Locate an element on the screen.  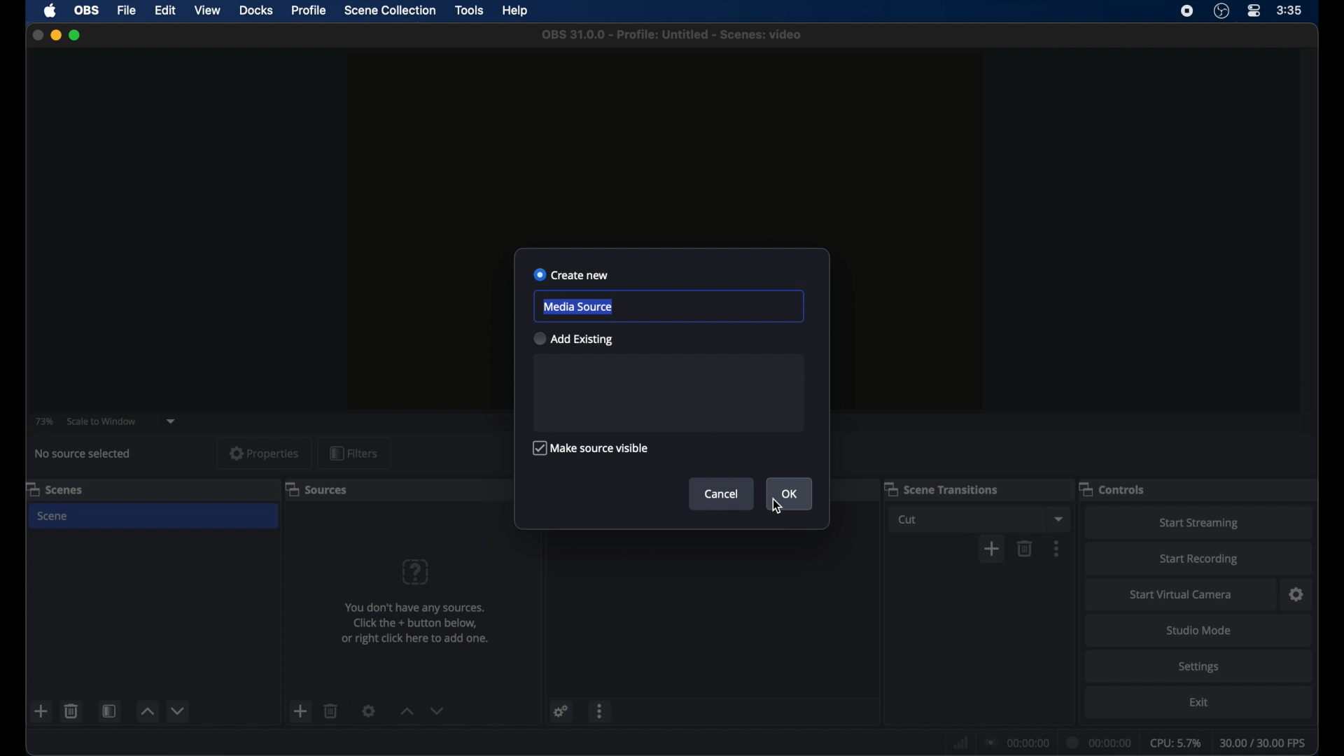
filter is located at coordinates (353, 452).